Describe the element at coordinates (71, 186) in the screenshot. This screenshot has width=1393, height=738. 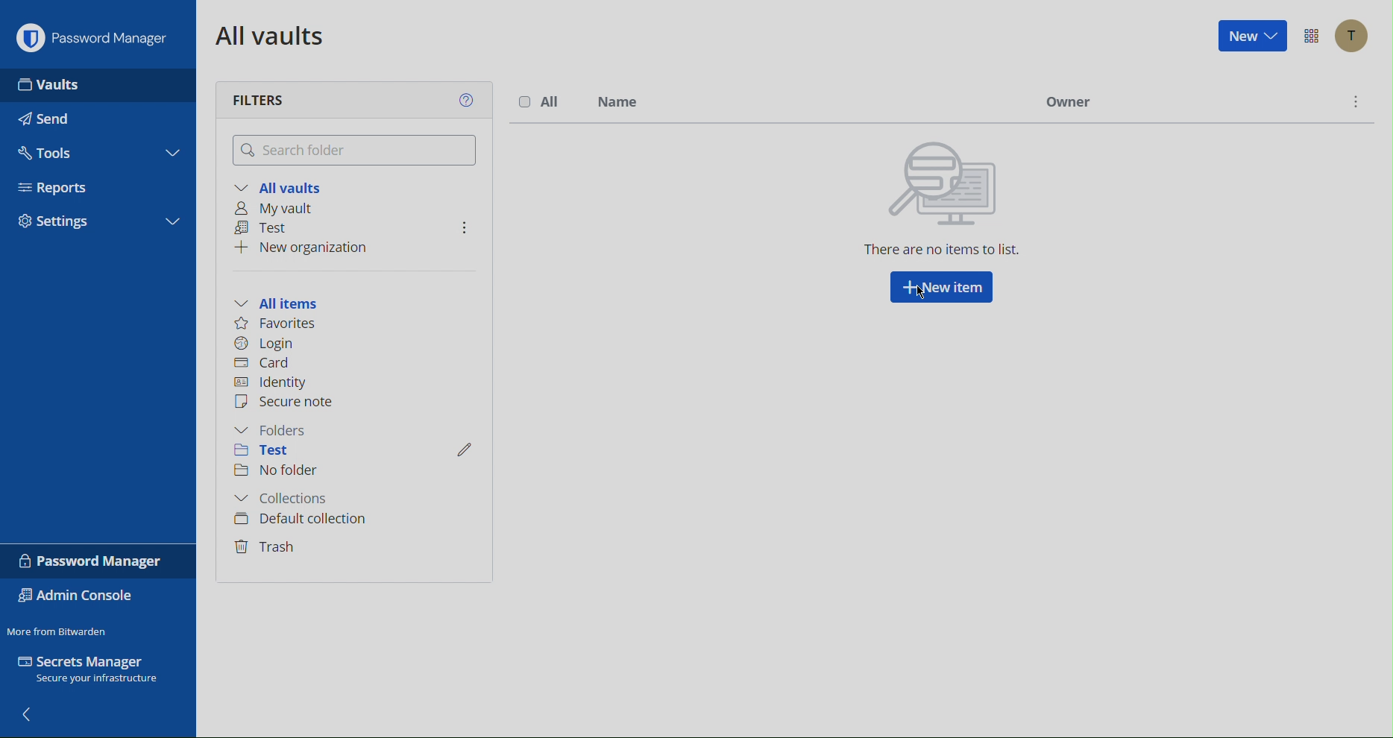
I see `Reports` at that location.